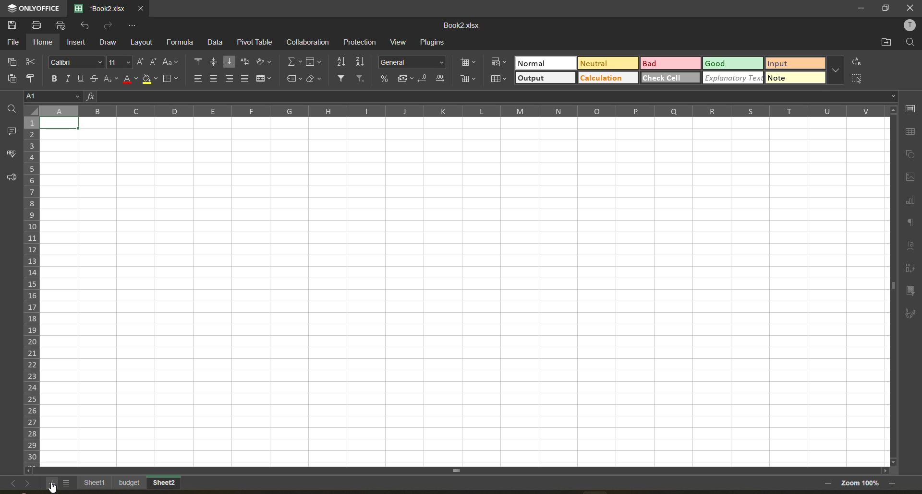 Image resolution: width=922 pixels, height=494 pixels. Describe the element at coordinates (361, 62) in the screenshot. I see `sort descending` at that location.